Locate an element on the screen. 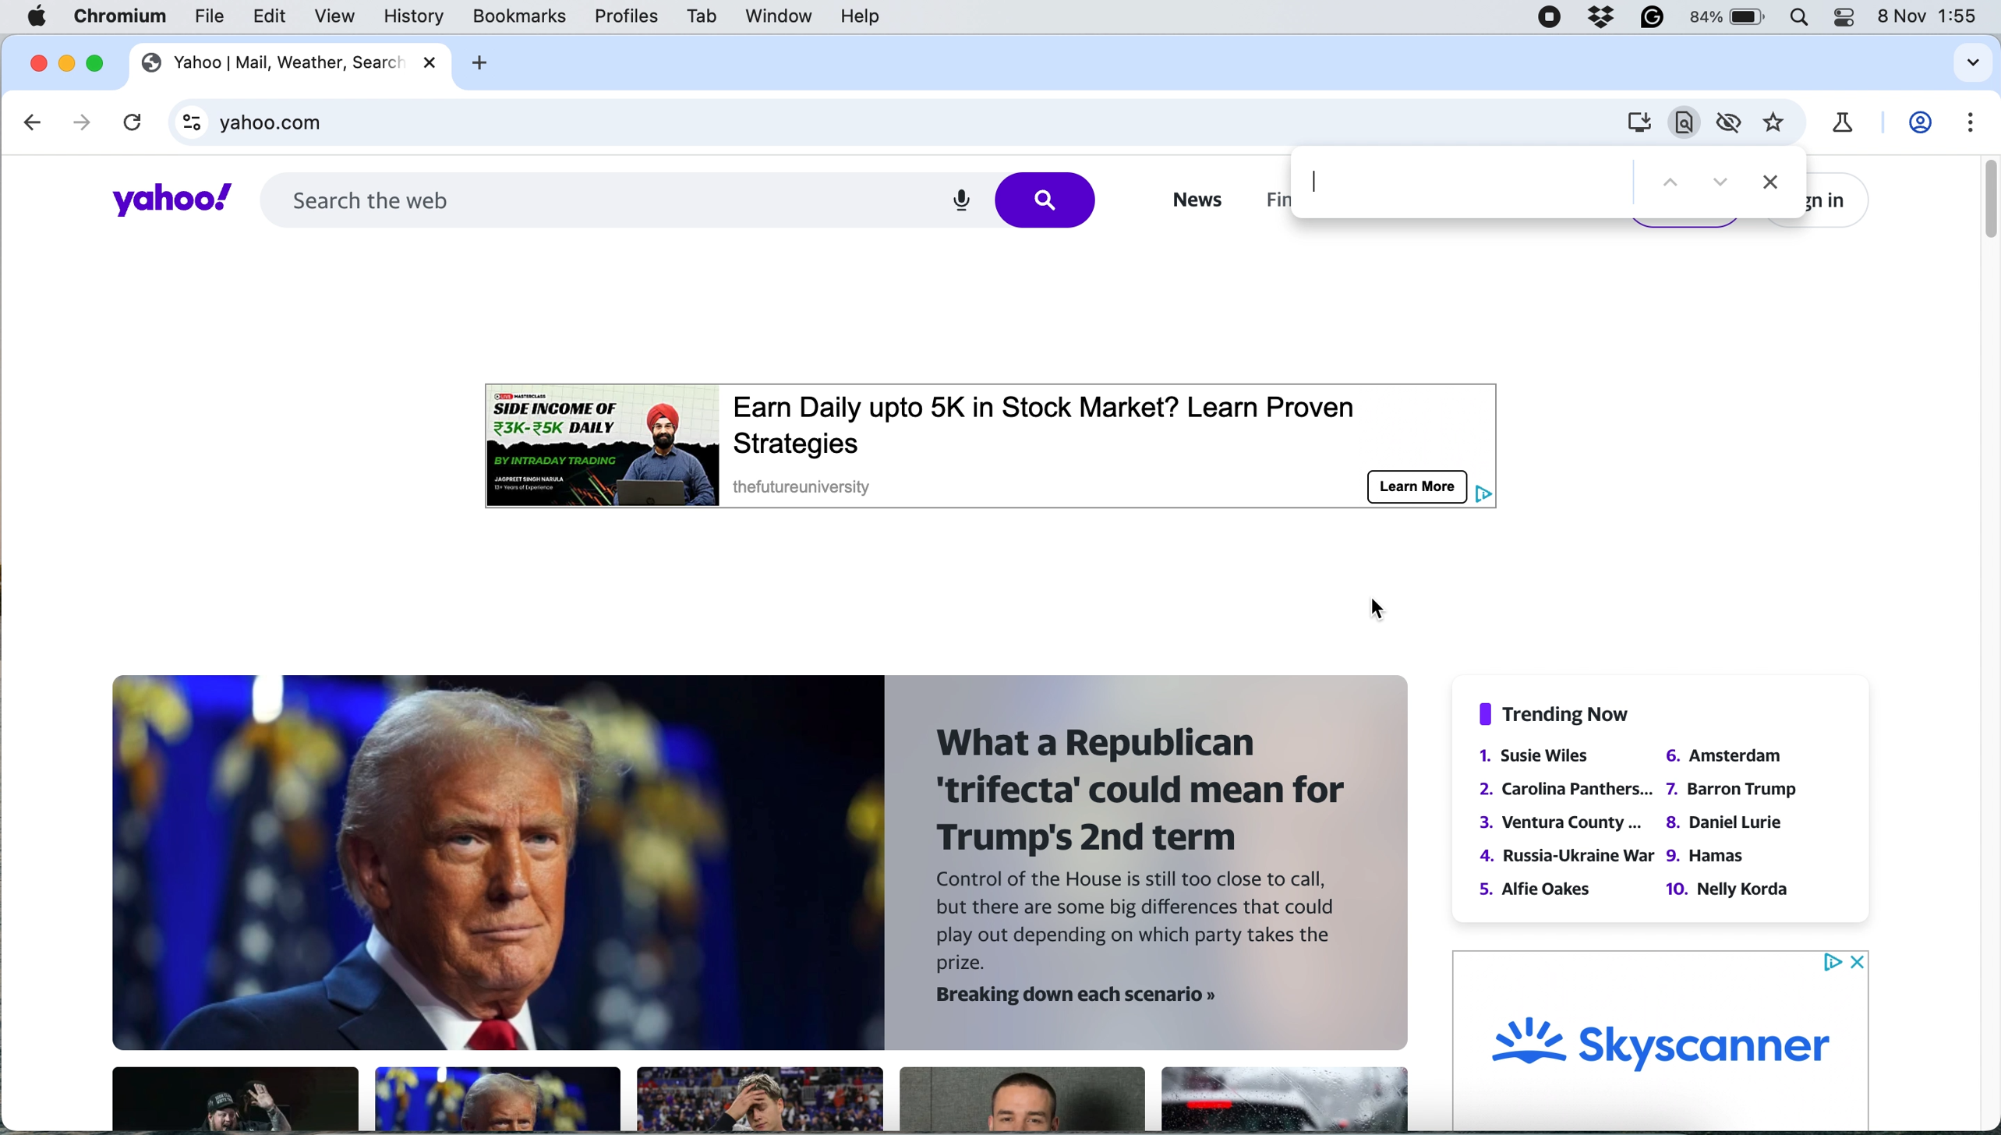  ad is located at coordinates (1000, 440).